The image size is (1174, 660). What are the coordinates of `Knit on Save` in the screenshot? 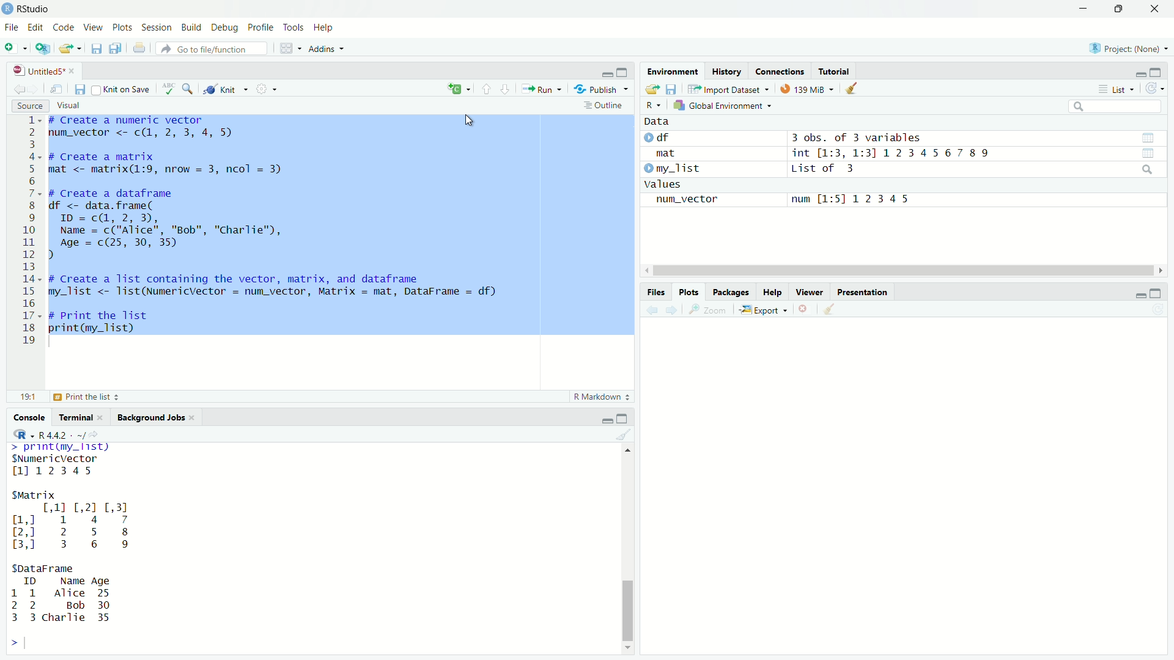 It's located at (119, 89).